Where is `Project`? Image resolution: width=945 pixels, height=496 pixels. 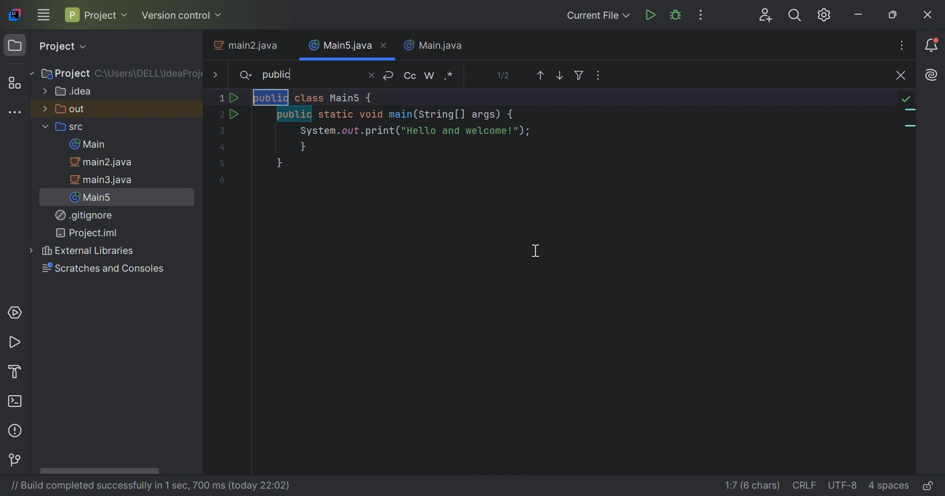
Project is located at coordinates (64, 74).